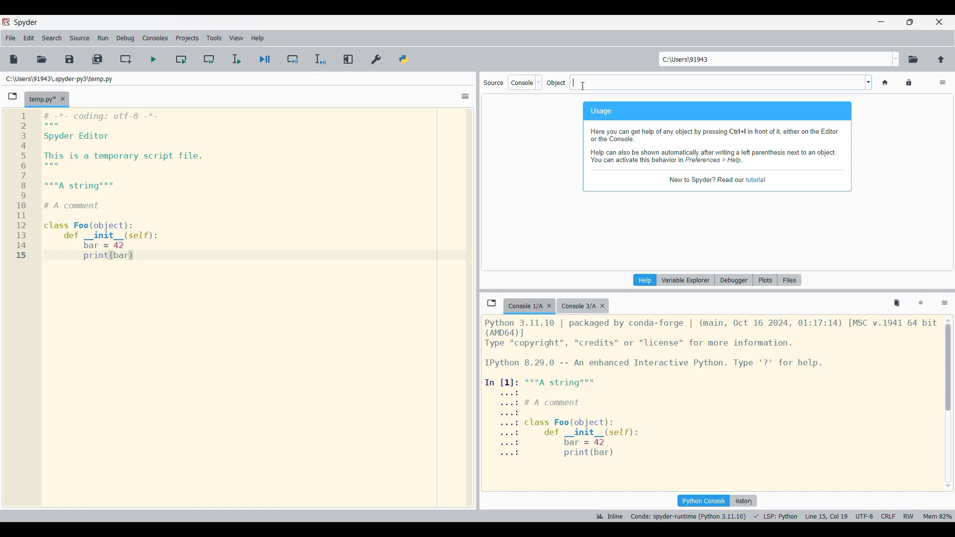  What do you see at coordinates (828, 516) in the screenshot?
I see `line 15 col 9` at bounding box center [828, 516].